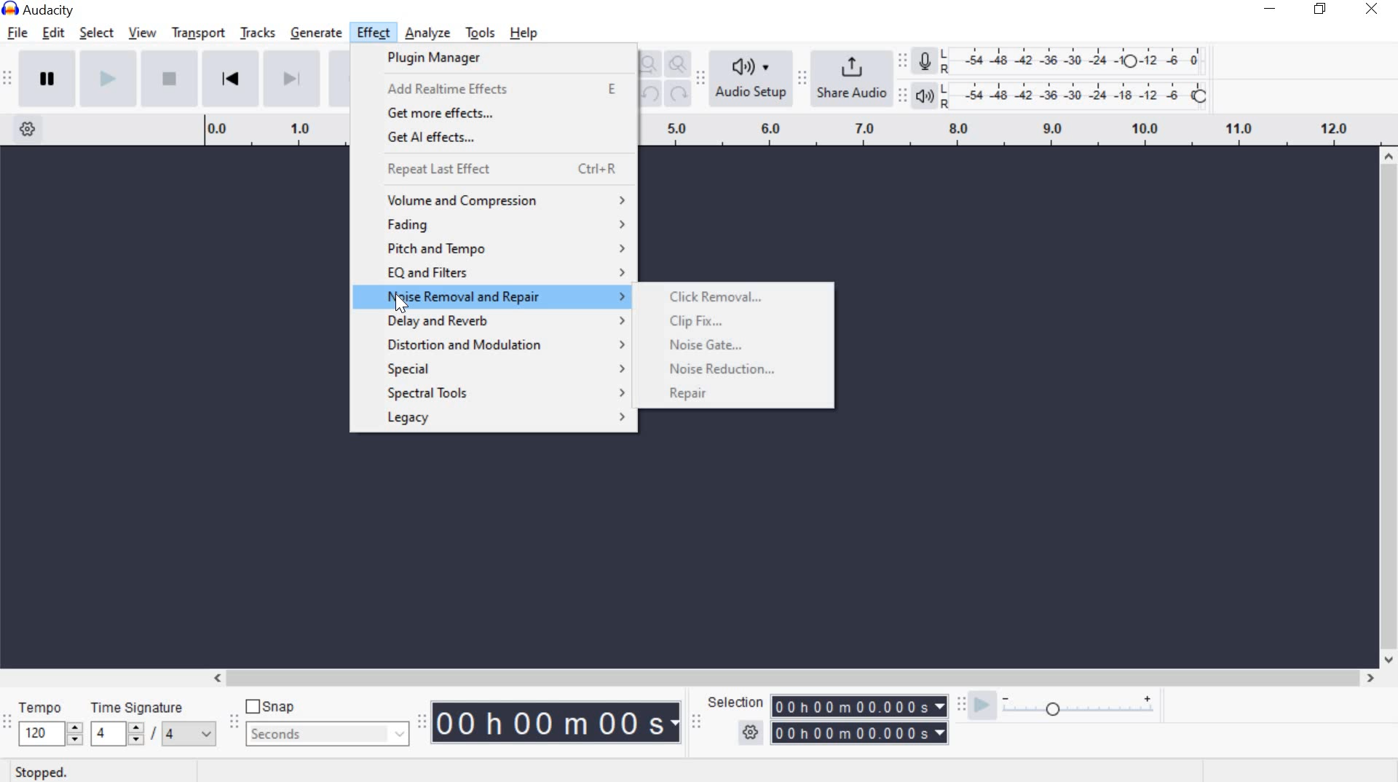  Describe the element at coordinates (651, 93) in the screenshot. I see `undo` at that location.